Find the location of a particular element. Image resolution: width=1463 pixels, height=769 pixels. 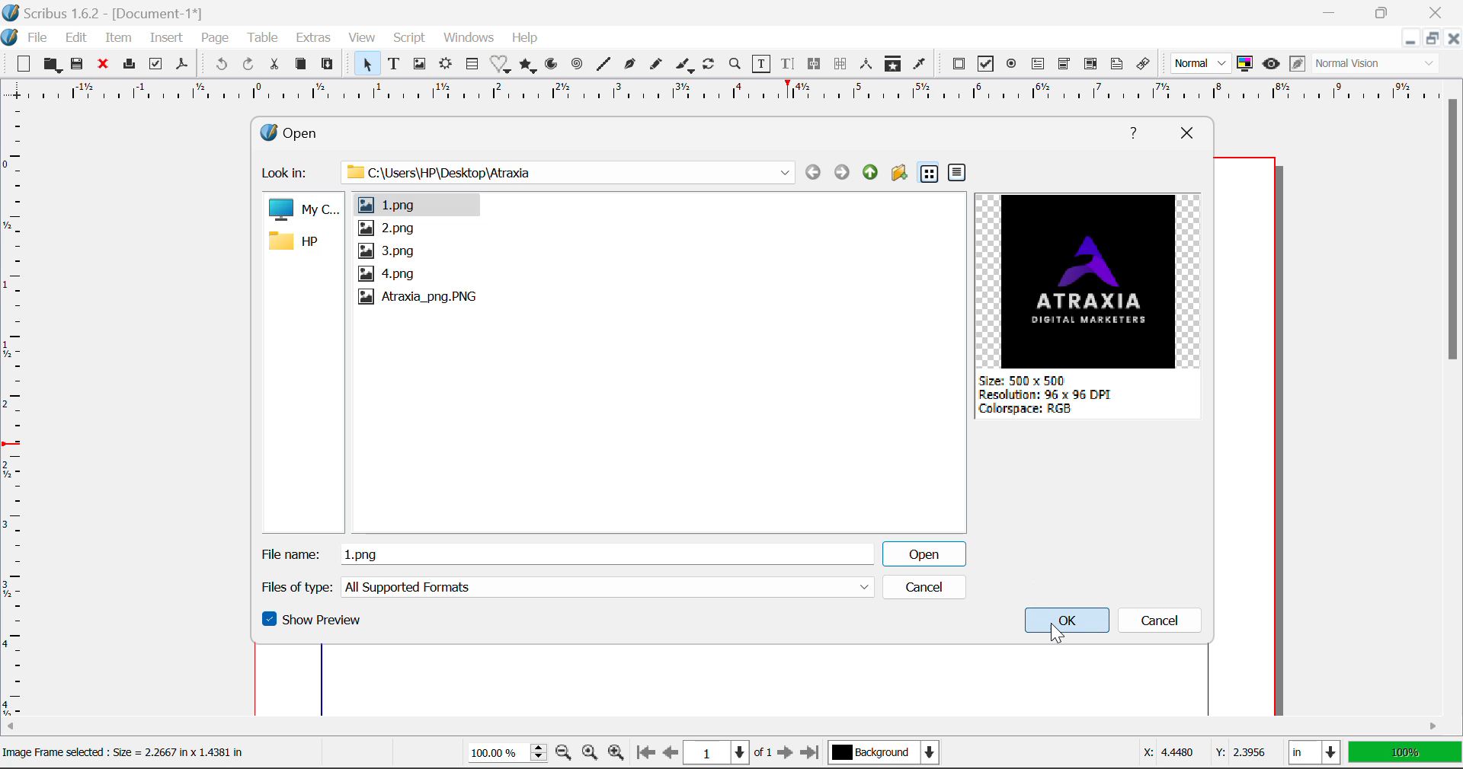

Edit Contents in Frame is located at coordinates (763, 64).